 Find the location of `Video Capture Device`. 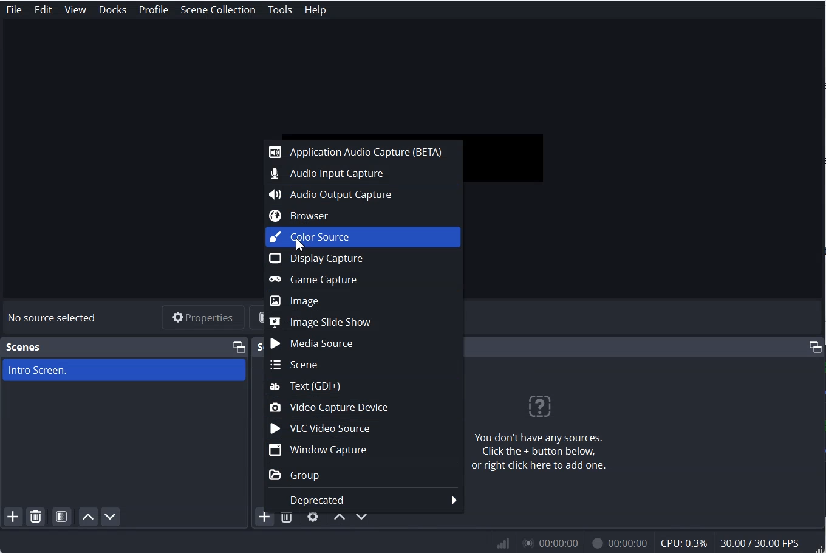

Video Capture Device is located at coordinates (364, 408).